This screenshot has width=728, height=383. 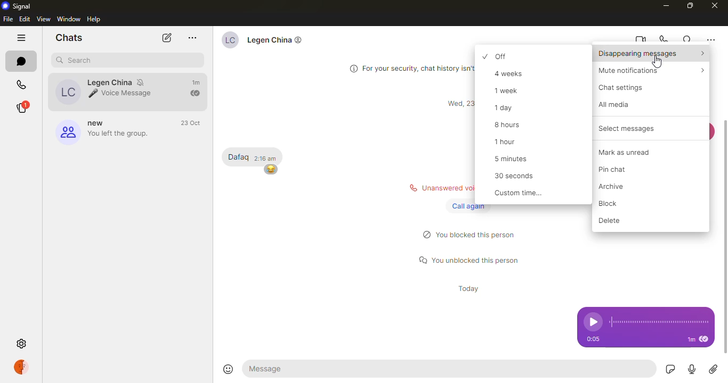 I want to click on time, so click(x=592, y=339).